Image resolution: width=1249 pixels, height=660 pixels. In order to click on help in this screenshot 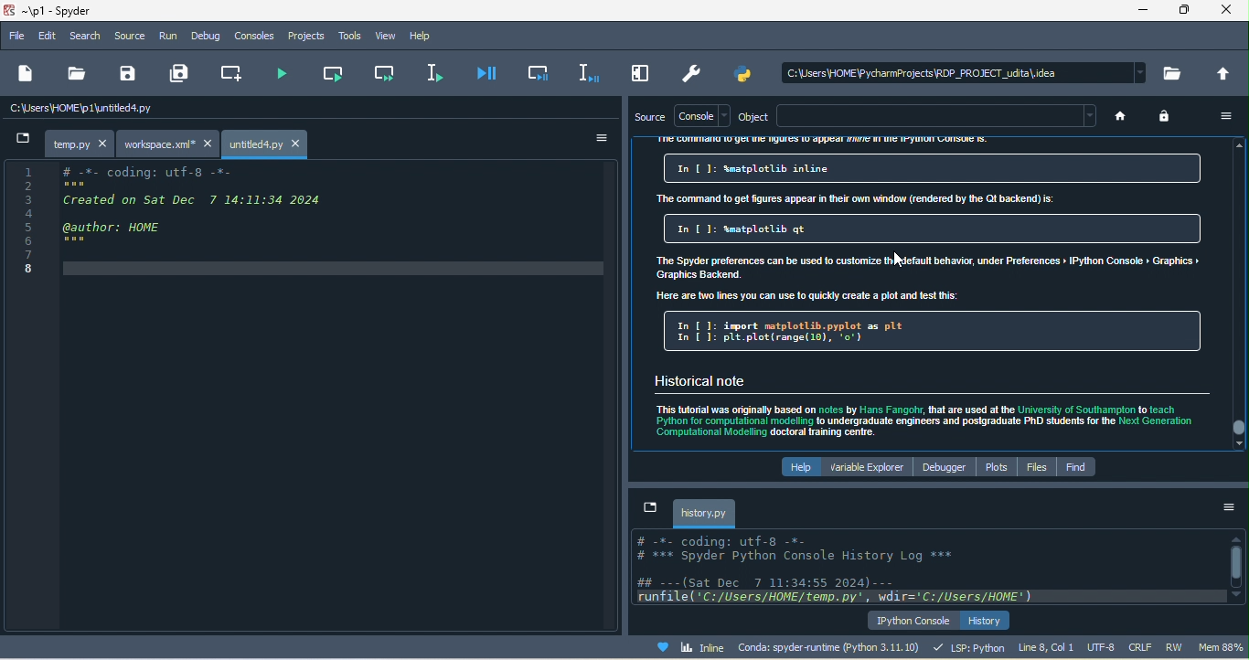, I will do `click(794, 467)`.